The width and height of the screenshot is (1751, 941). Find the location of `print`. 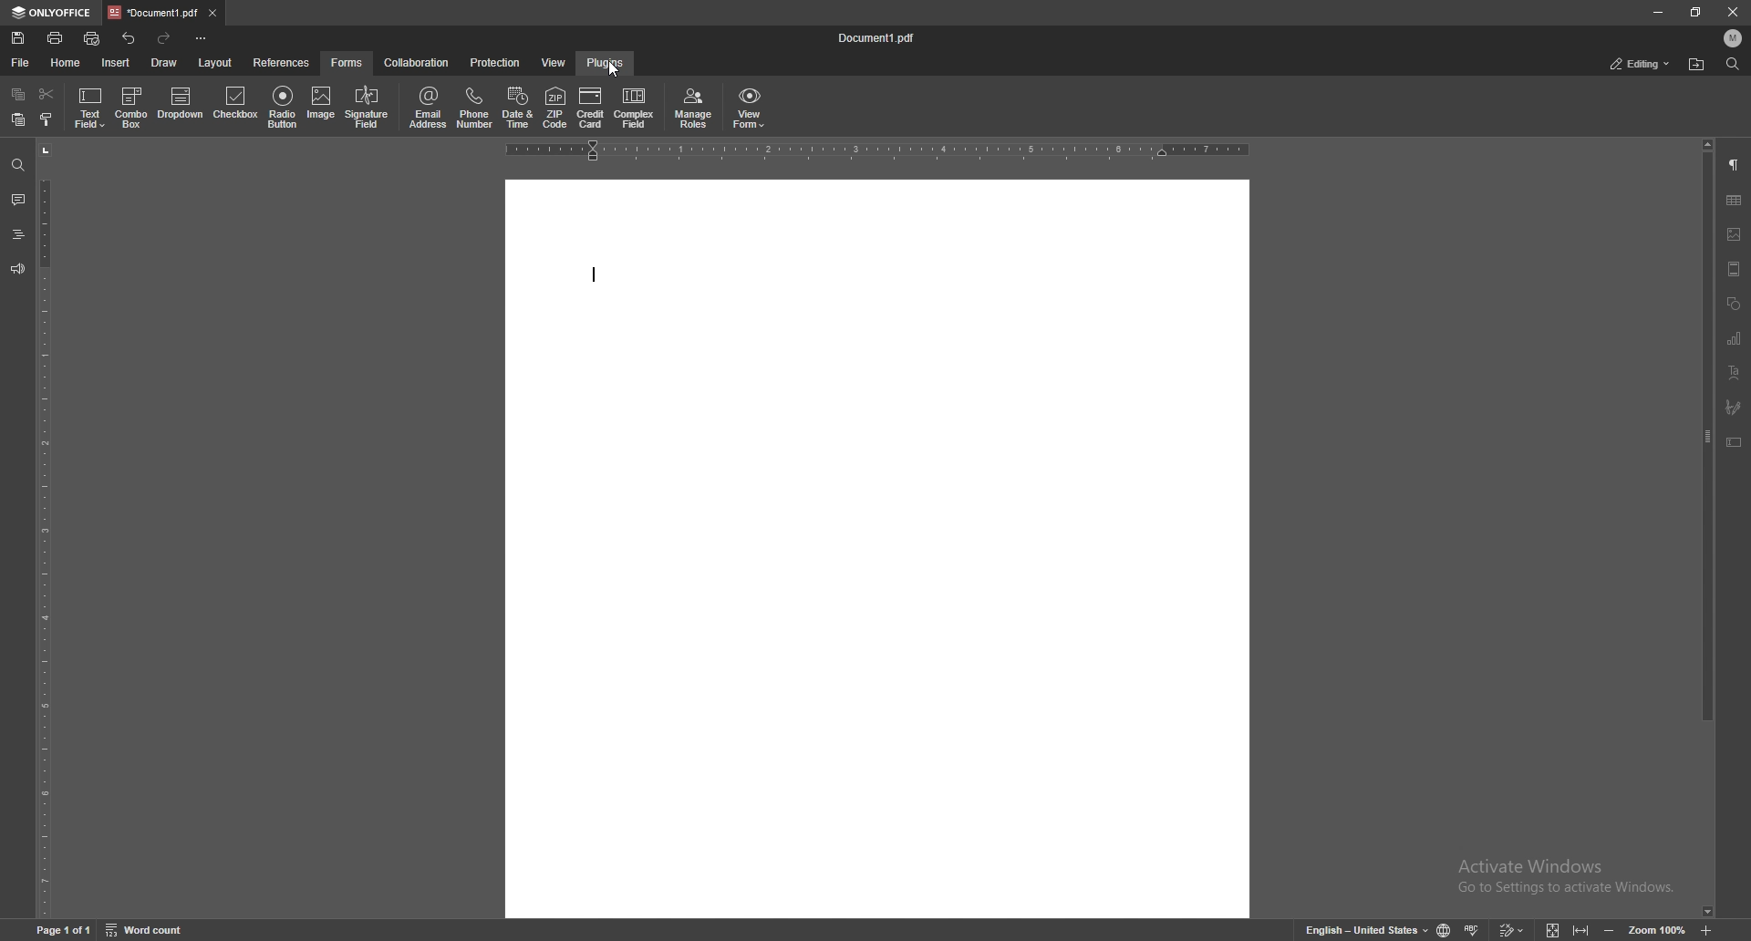

print is located at coordinates (57, 38).